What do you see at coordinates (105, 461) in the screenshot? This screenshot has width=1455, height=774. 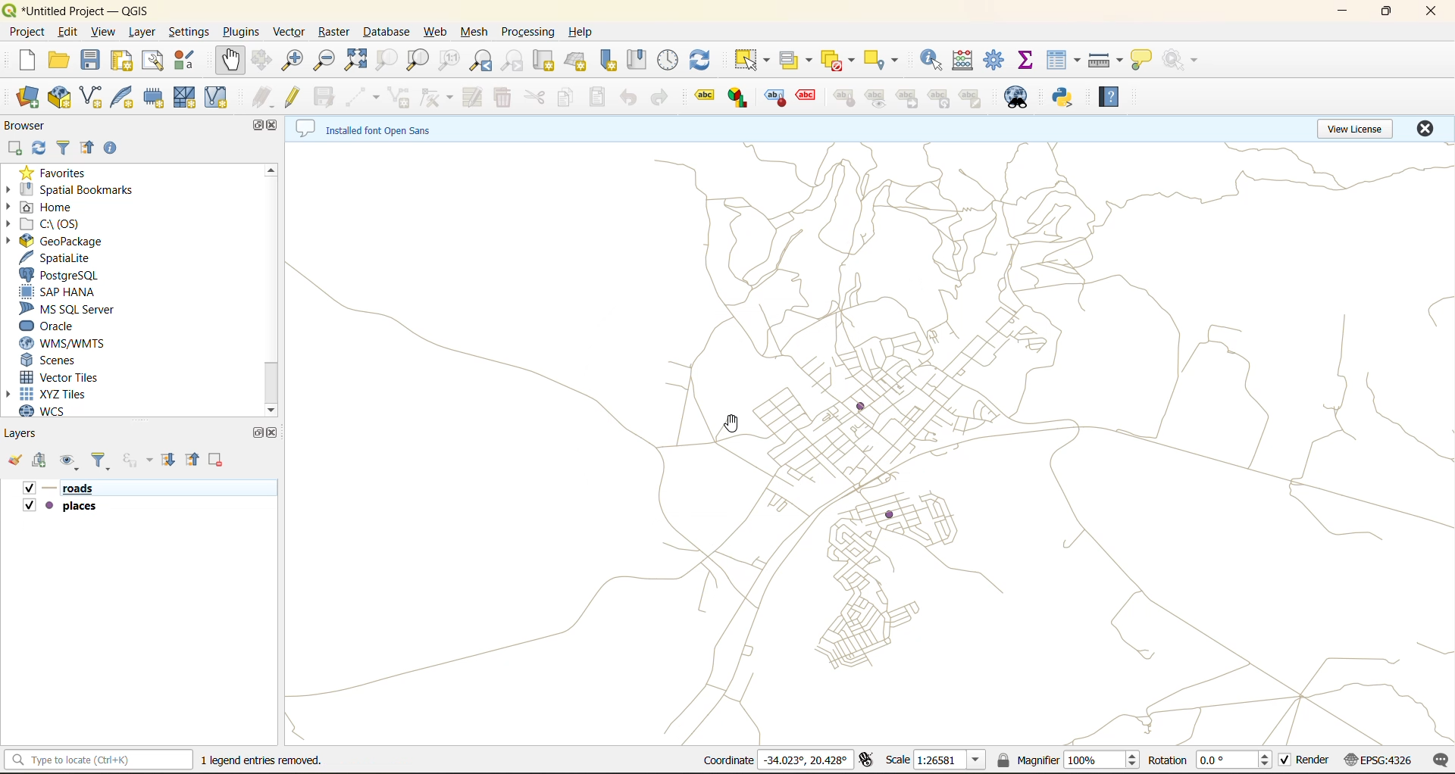 I see `filter` at bounding box center [105, 461].